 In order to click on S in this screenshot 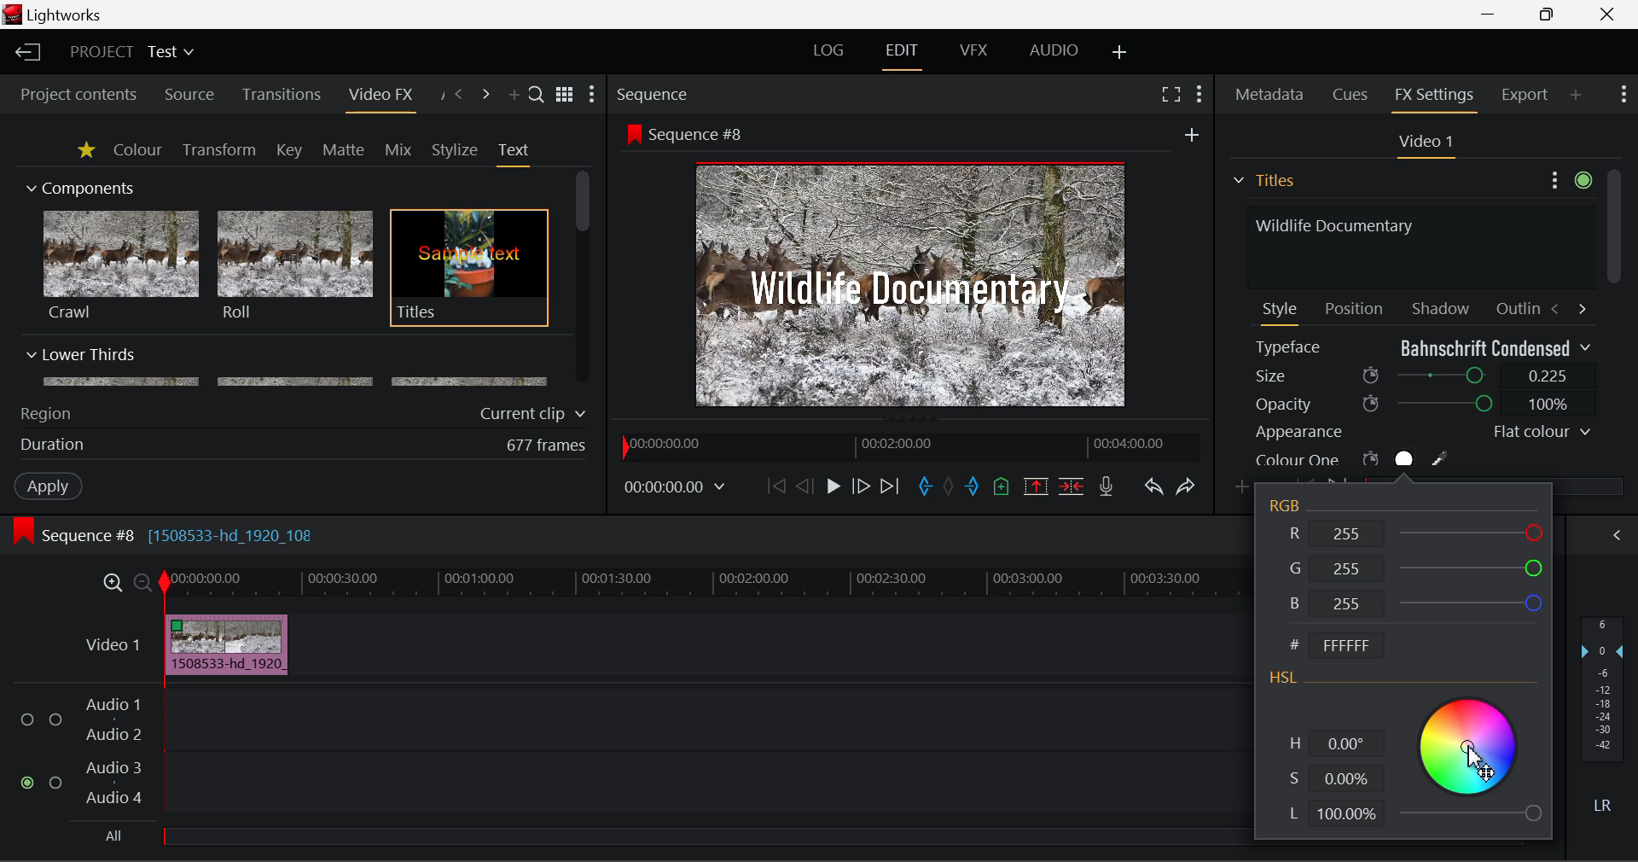, I will do `click(1332, 780)`.